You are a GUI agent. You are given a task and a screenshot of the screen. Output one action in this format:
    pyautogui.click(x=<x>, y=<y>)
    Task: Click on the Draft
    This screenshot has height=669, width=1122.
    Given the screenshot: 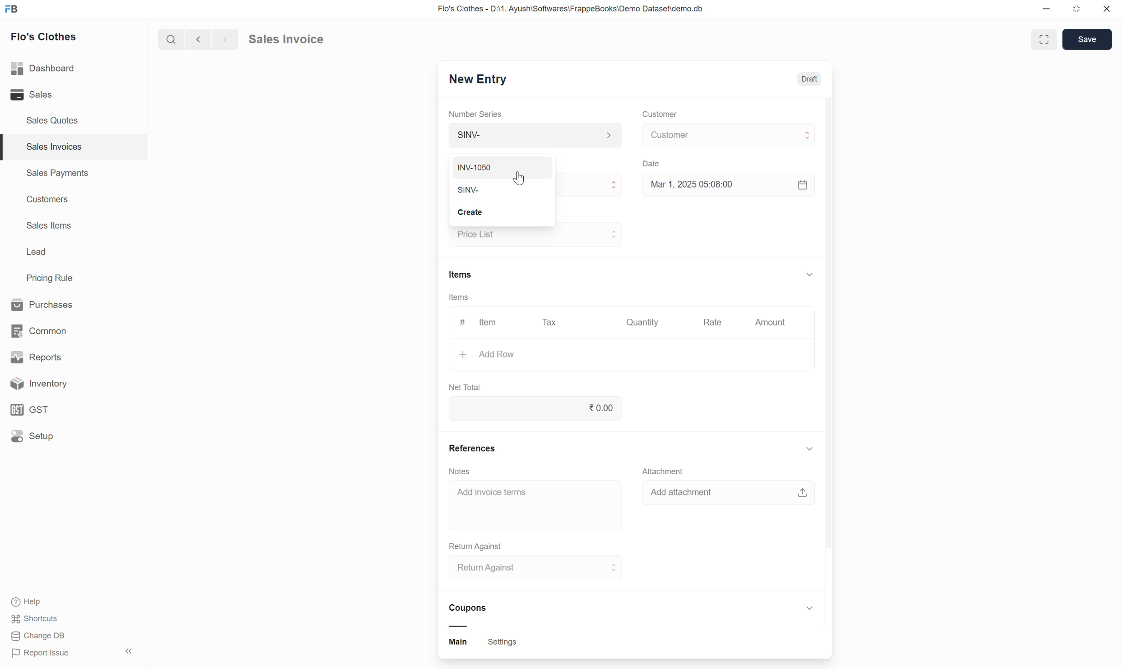 What is the action you would take?
    pyautogui.click(x=809, y=79)
    